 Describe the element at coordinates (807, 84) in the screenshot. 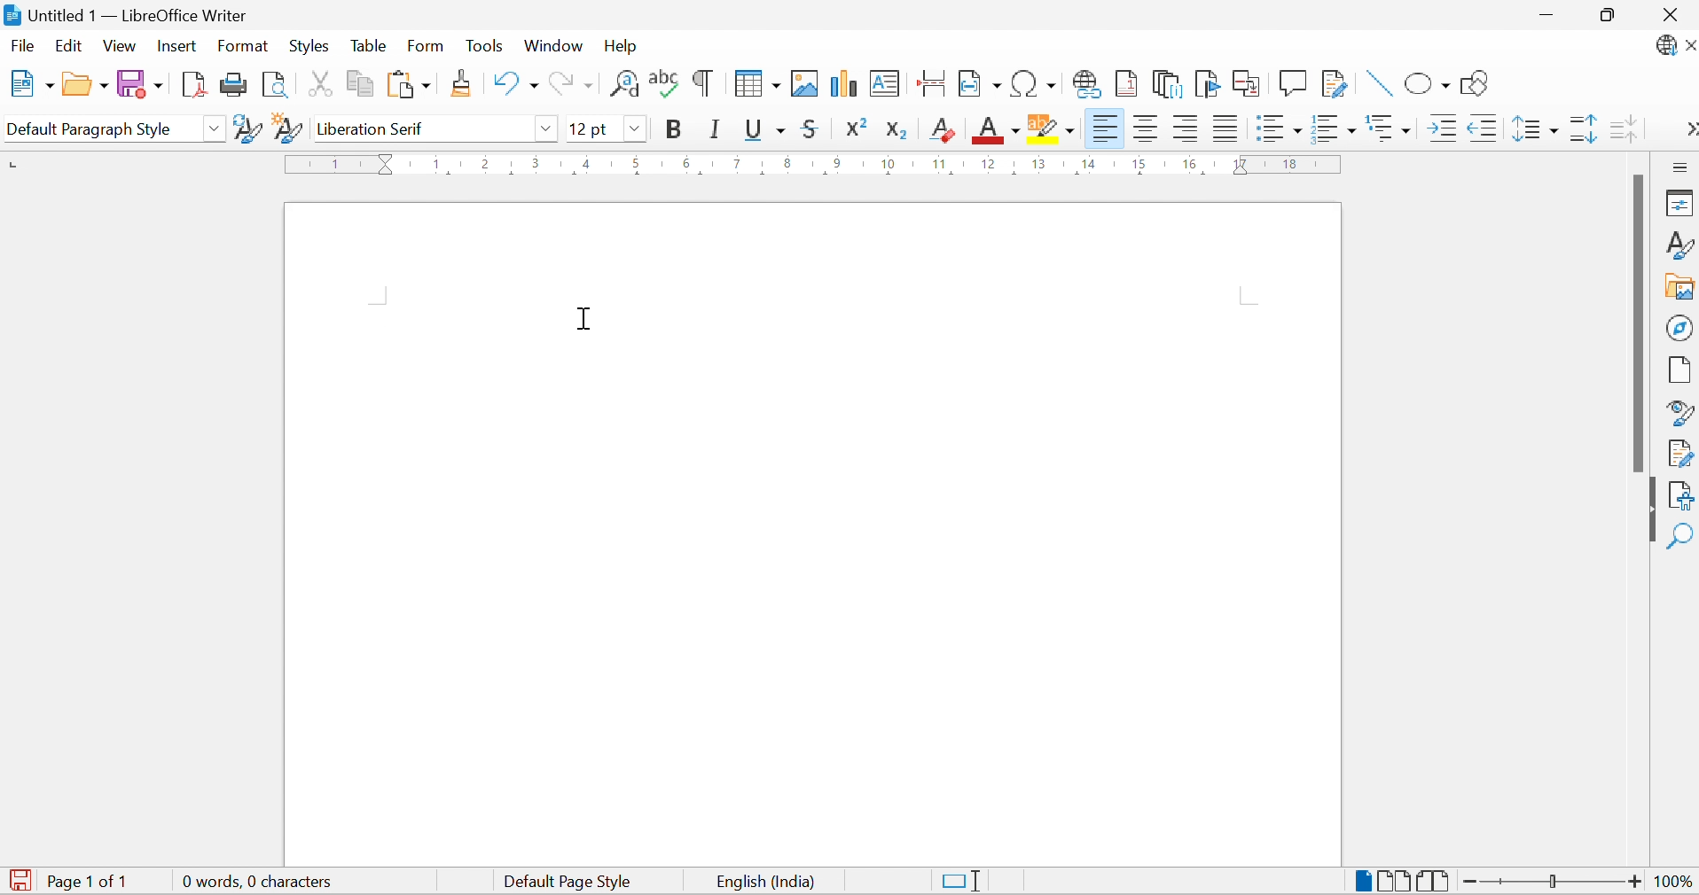

I see `Insert Image` at that location.